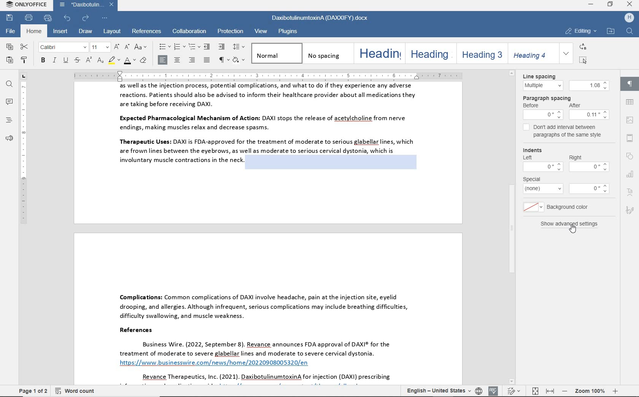 The image size is (639, 397). I want to click on align left, so click(192, 60).